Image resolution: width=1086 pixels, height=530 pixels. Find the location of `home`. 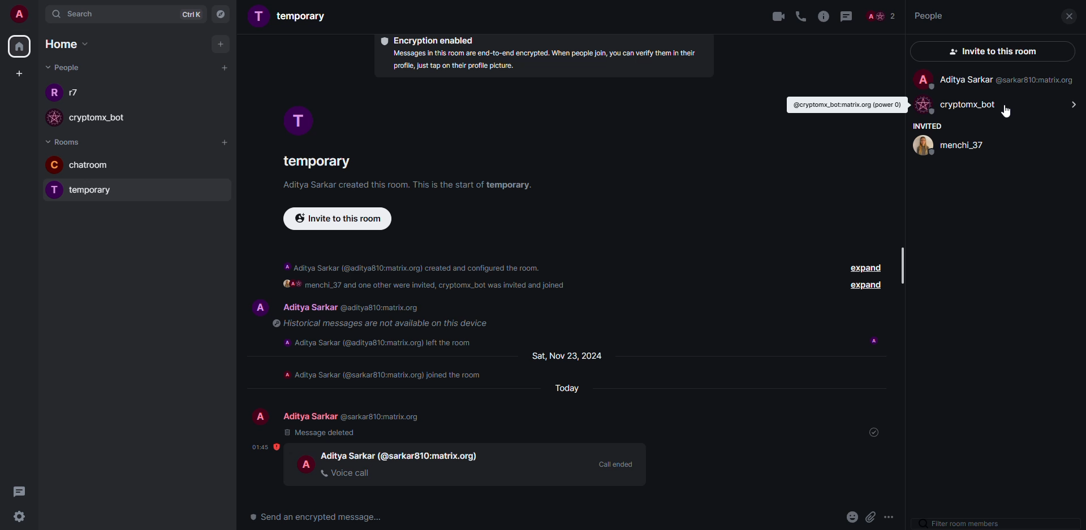

home is located at coordinates (66, 43).